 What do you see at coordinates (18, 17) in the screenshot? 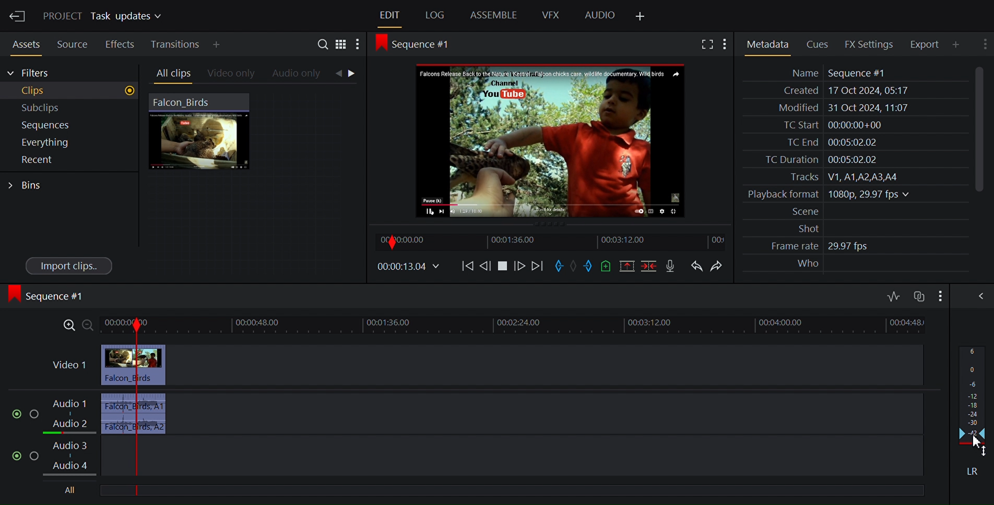
I see `Exit Current Project` at bounding box center [18, 17].